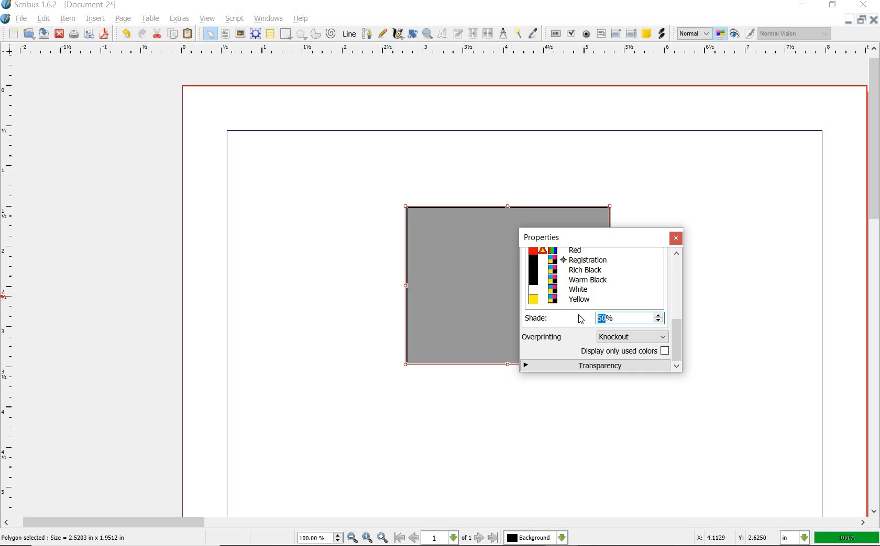 This screenshot has height=546, width=880. What do you see at coordinates (180, 18) in the screenshot?
I see `extras` at bounding box center [180, 18].